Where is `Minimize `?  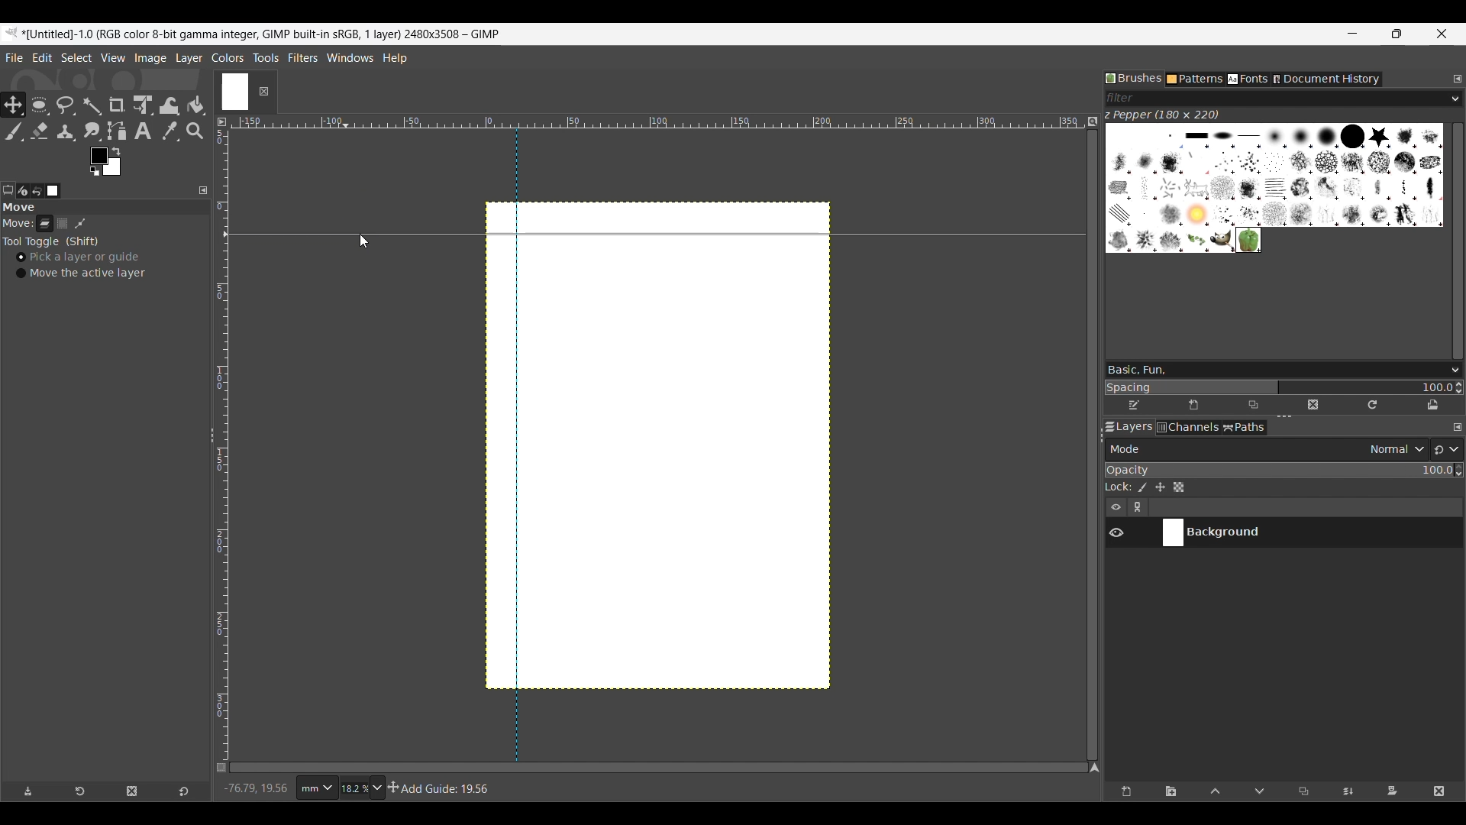
Minimize  is located at coordinates (1353, 34).